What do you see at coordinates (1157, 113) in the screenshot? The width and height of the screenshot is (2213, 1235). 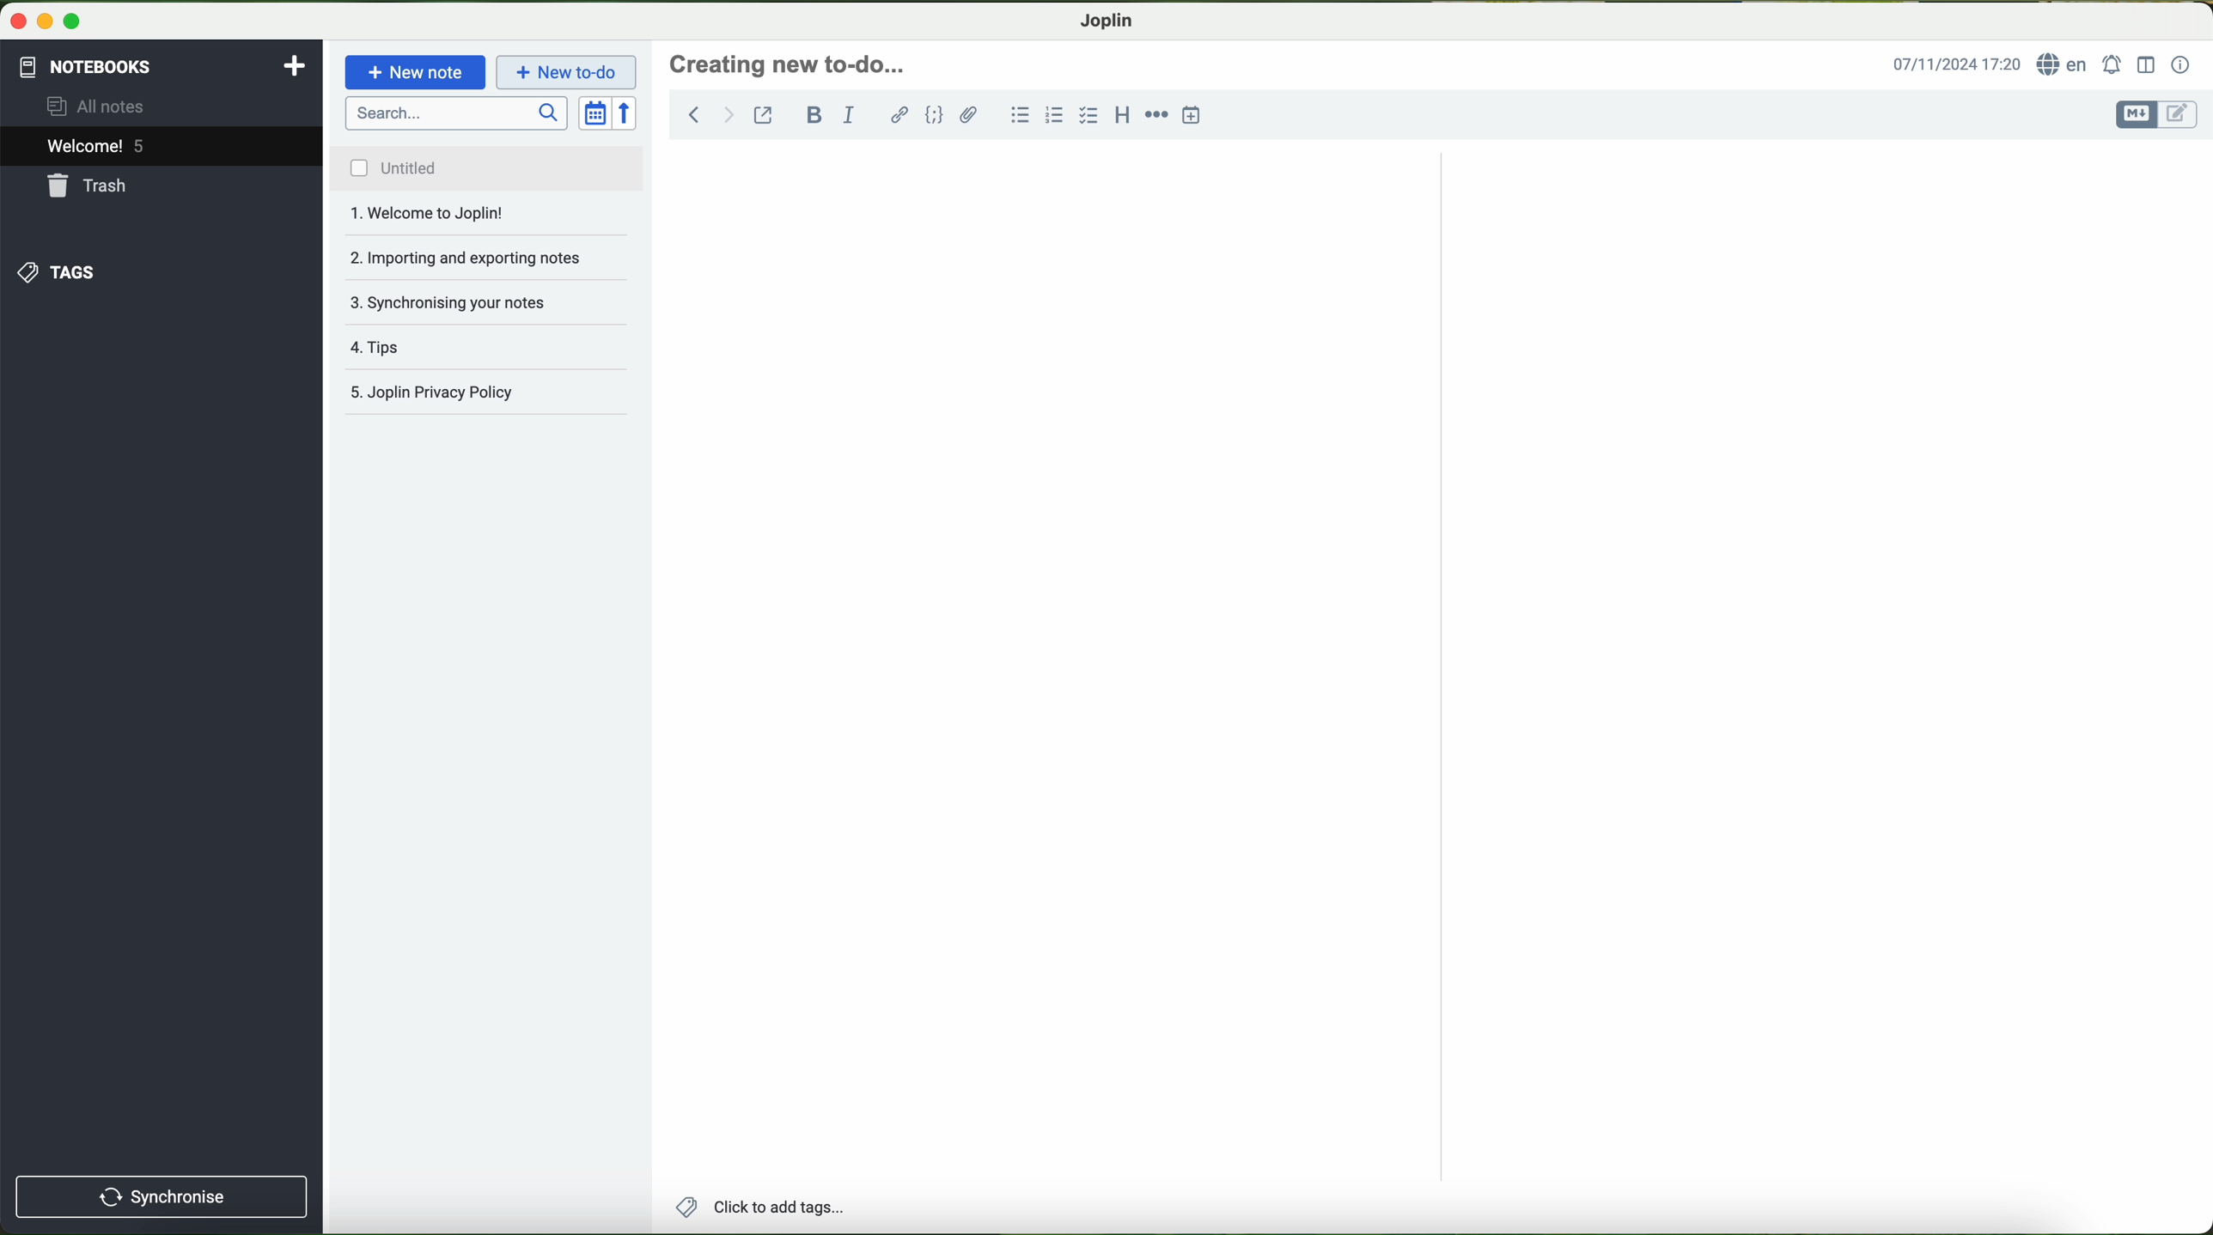 I see `horizontal rule` at bounding box center [1157, 113].